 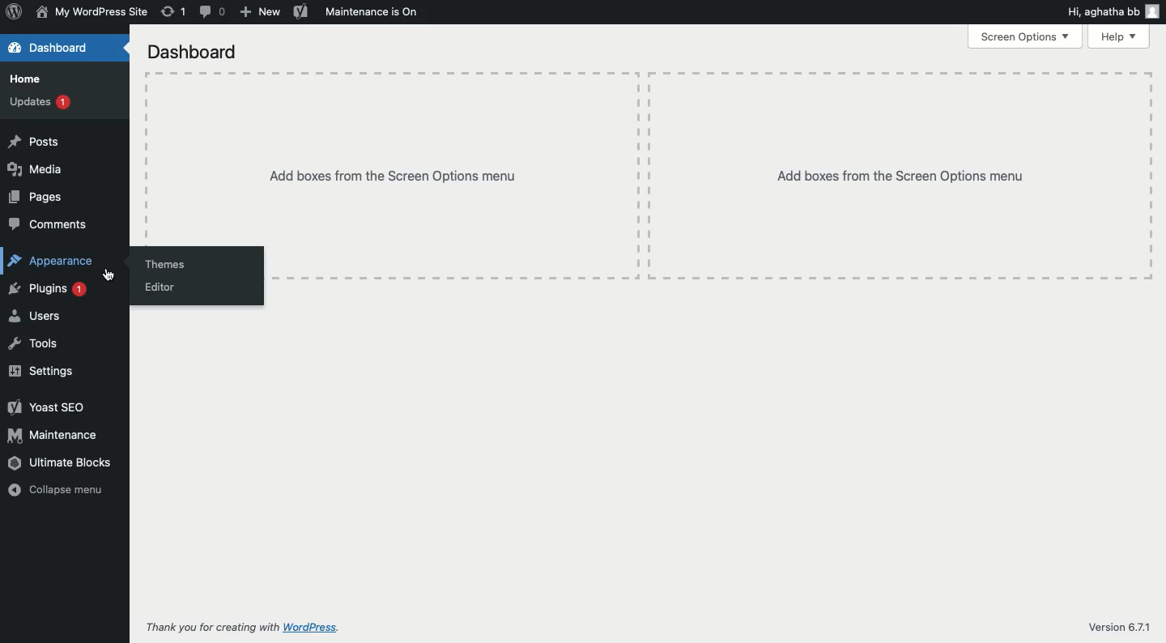 What do you see at coordinates (1114, 14) in the screenshot?
I see `Hi user` at bounding box center [1114, 14].